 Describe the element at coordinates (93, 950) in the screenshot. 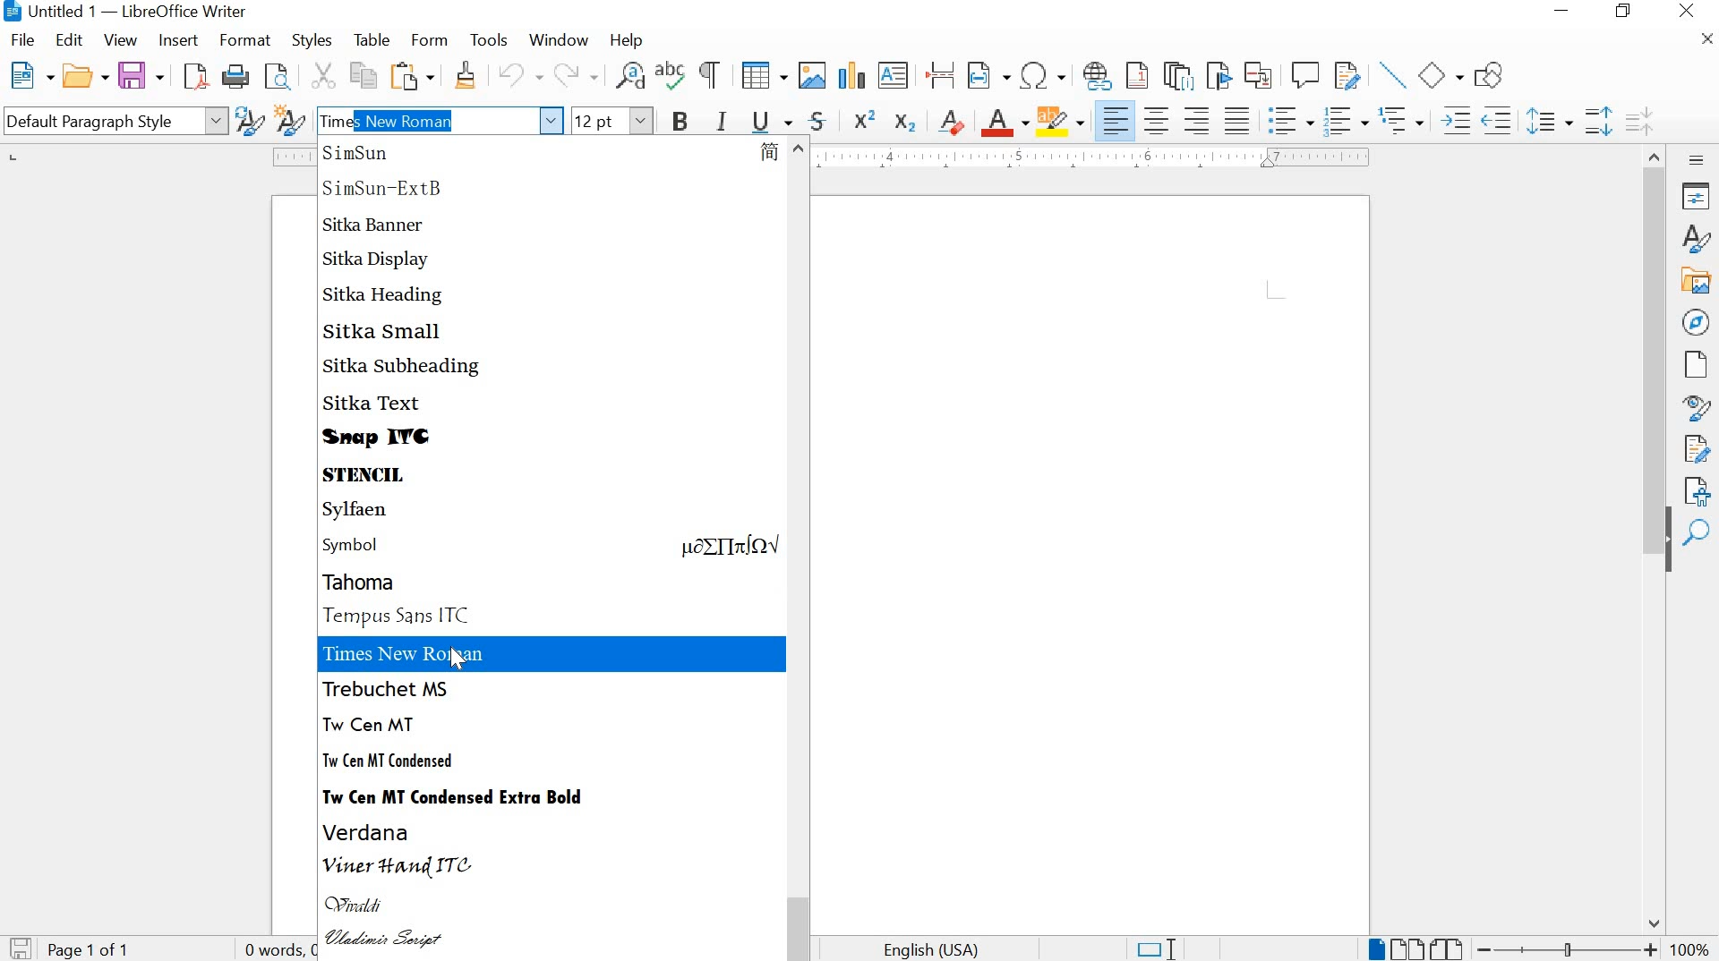

I see `PAGE 1 OF 1` at that location.